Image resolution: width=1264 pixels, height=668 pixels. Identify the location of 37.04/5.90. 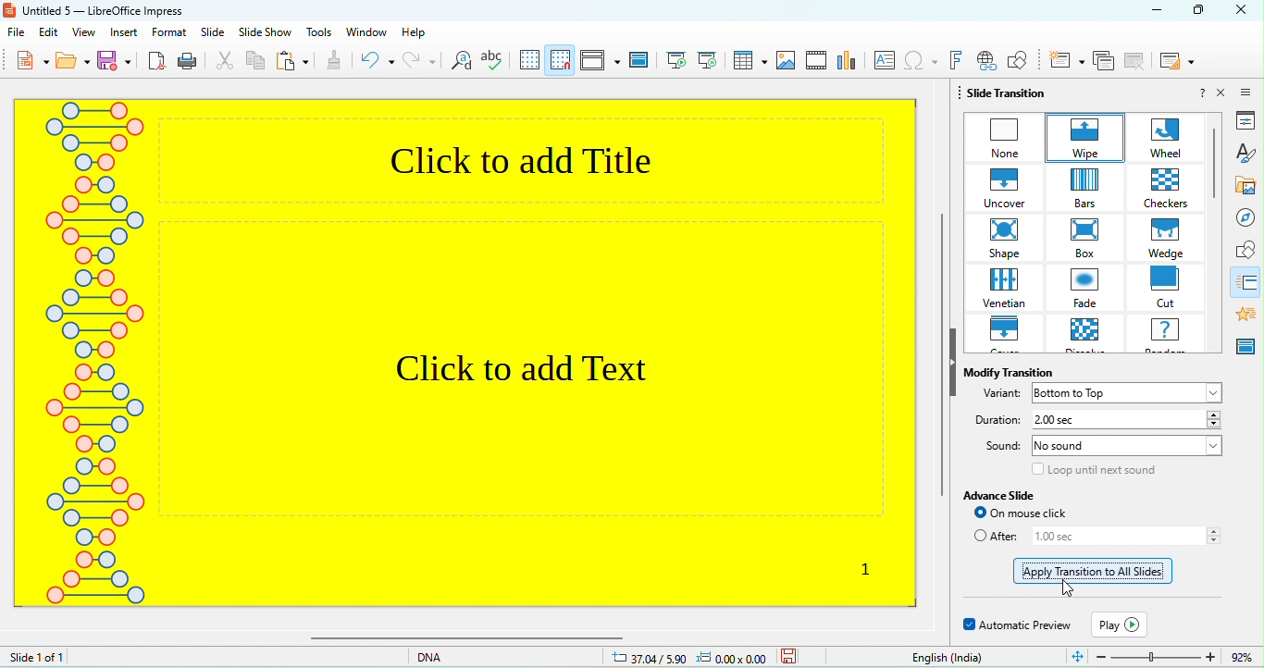
(650, 656).